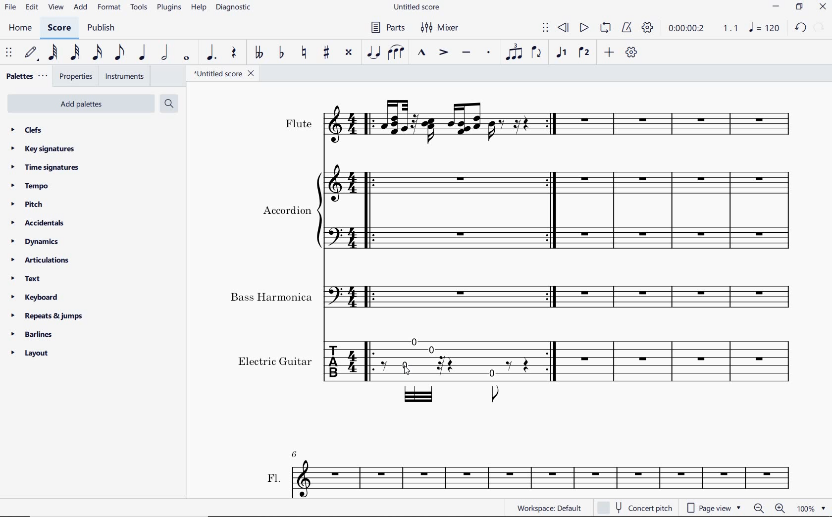 The height and width of the screenshot is (517, 832). Describe the element at coordinates (769, 508) in the screenshot. I see `ZOOM OUT OR ZOOM IN` at that location.